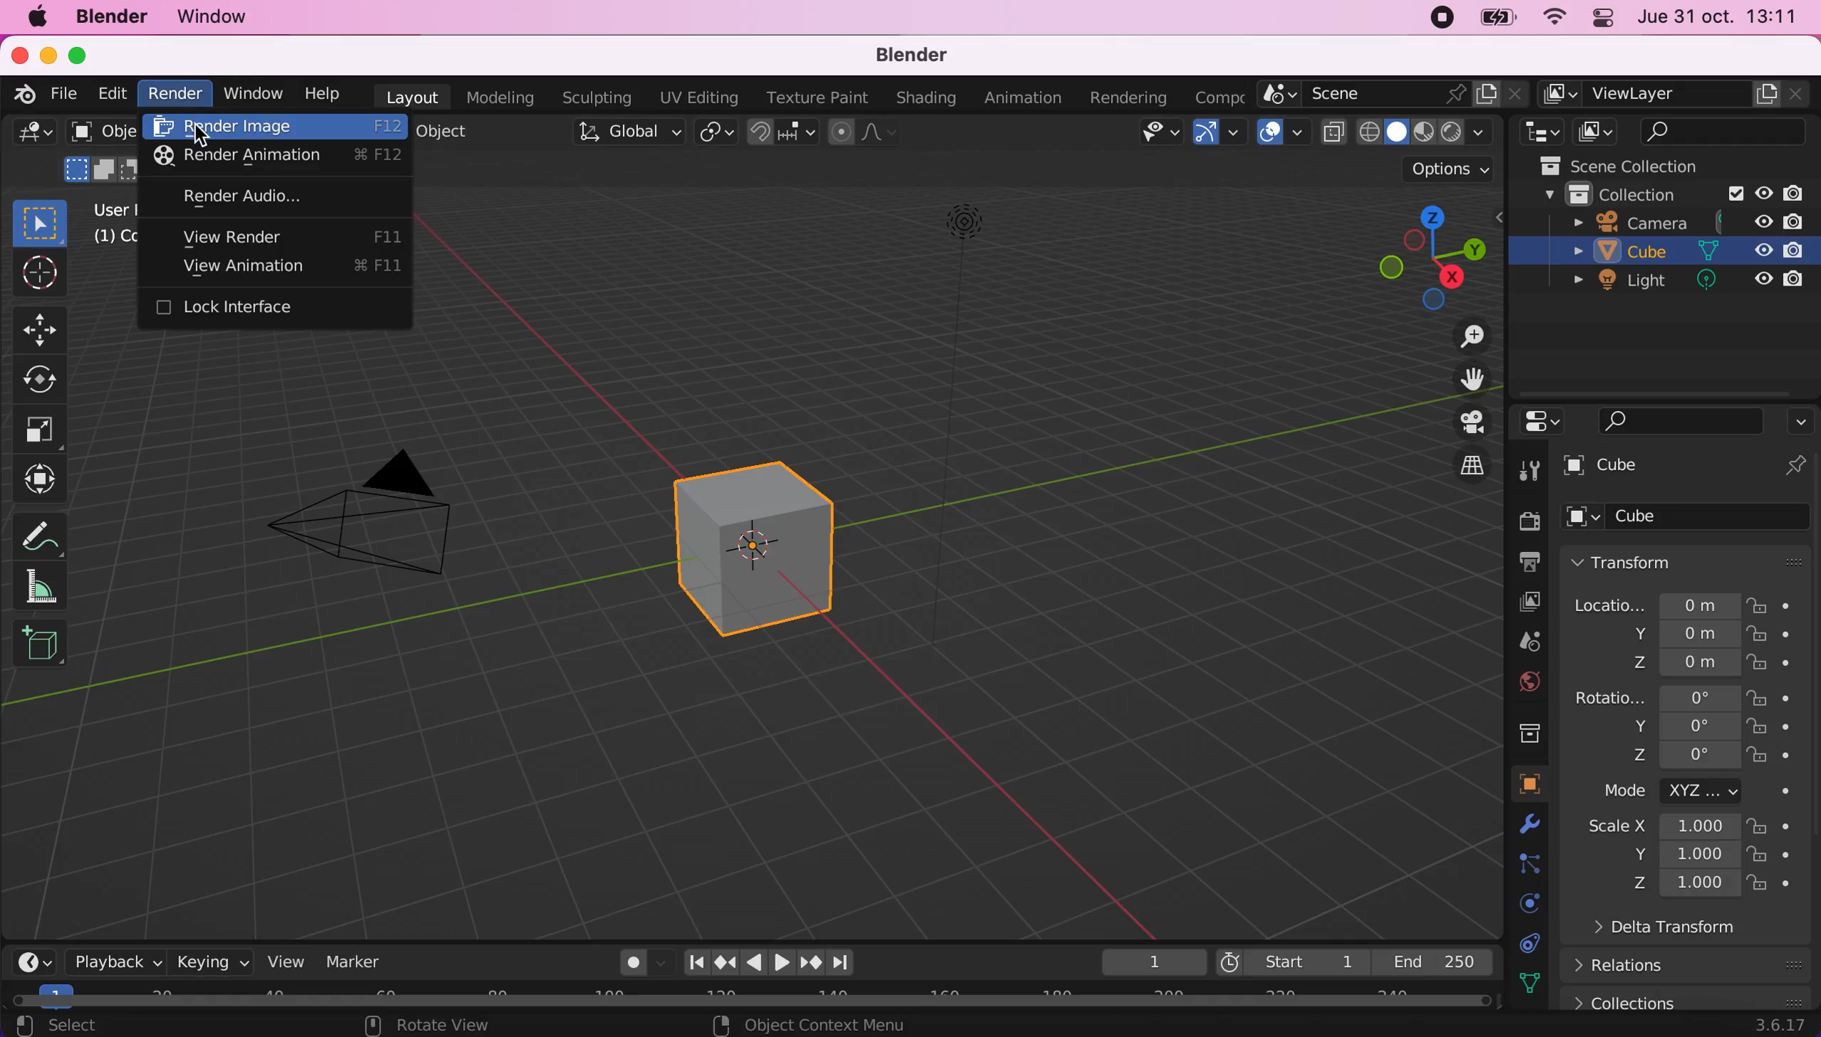 The image size is (1821, 1037). I want to click on camera, so click(391, 517).